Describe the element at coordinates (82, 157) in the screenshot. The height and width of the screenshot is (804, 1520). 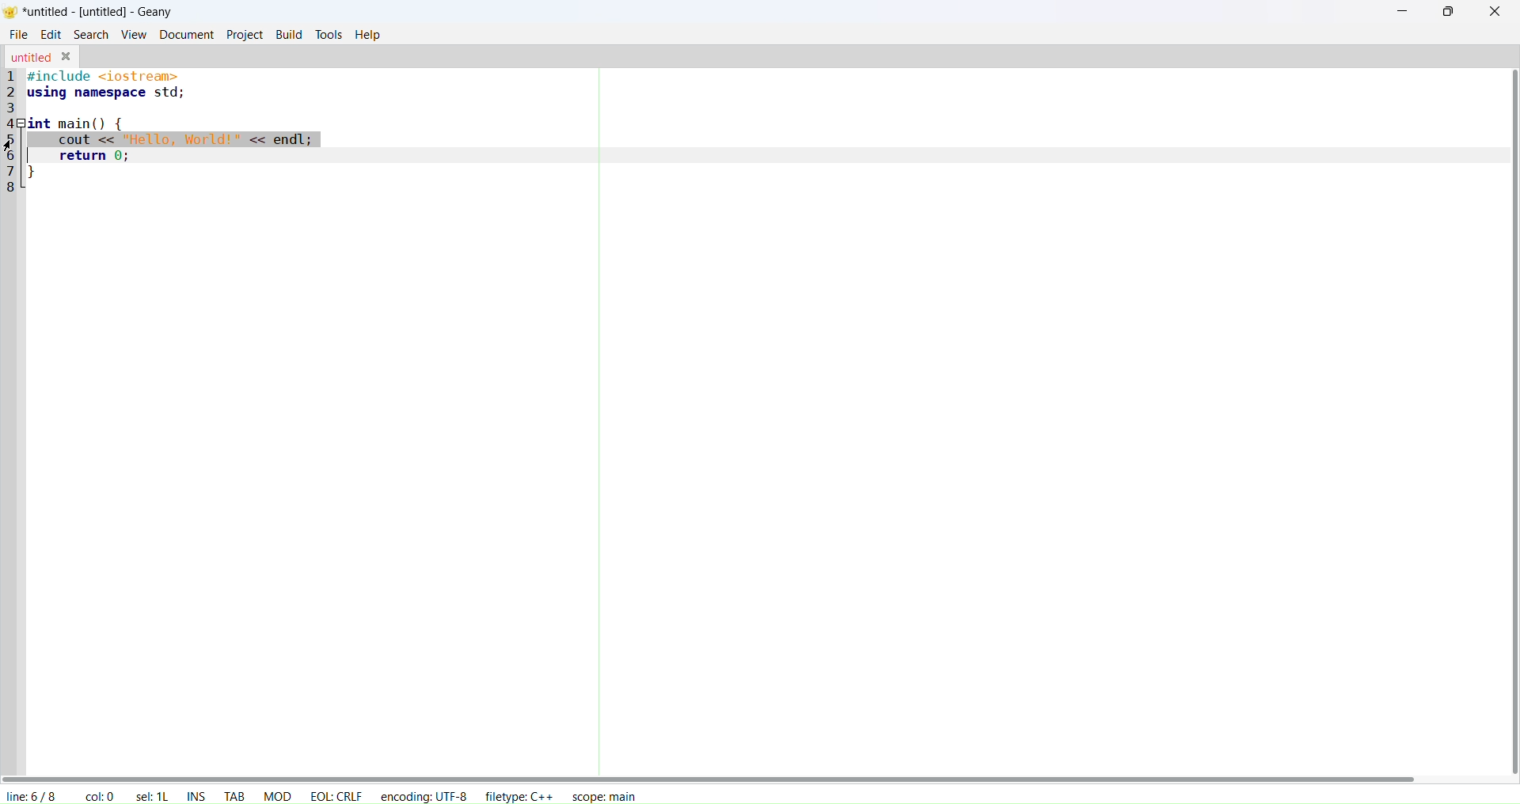
I see `6      return 0;` at that location.